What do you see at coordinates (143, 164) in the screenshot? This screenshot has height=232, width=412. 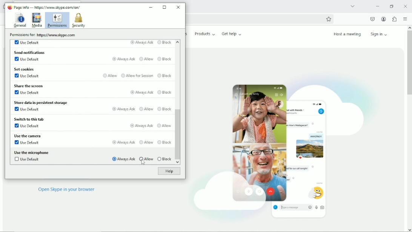 I see `Cursor` at bounding box center [143, 164].